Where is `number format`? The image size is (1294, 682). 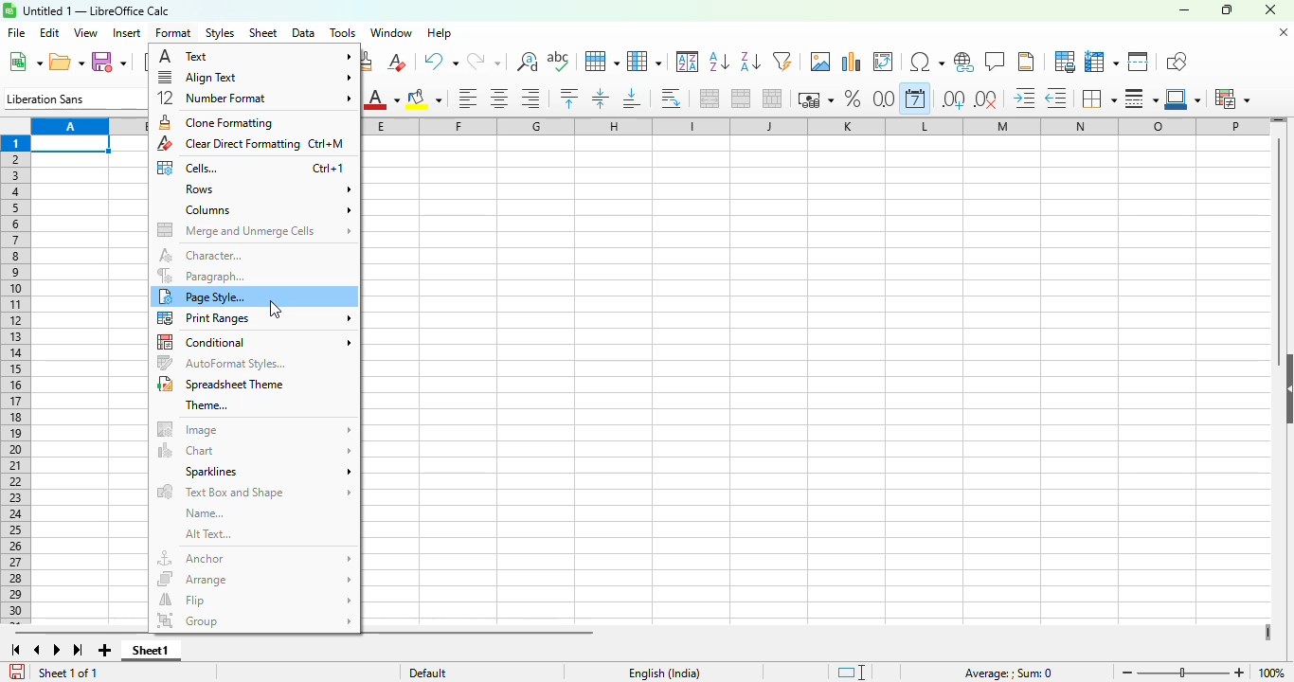
number format is located at coordinates (255, 98).